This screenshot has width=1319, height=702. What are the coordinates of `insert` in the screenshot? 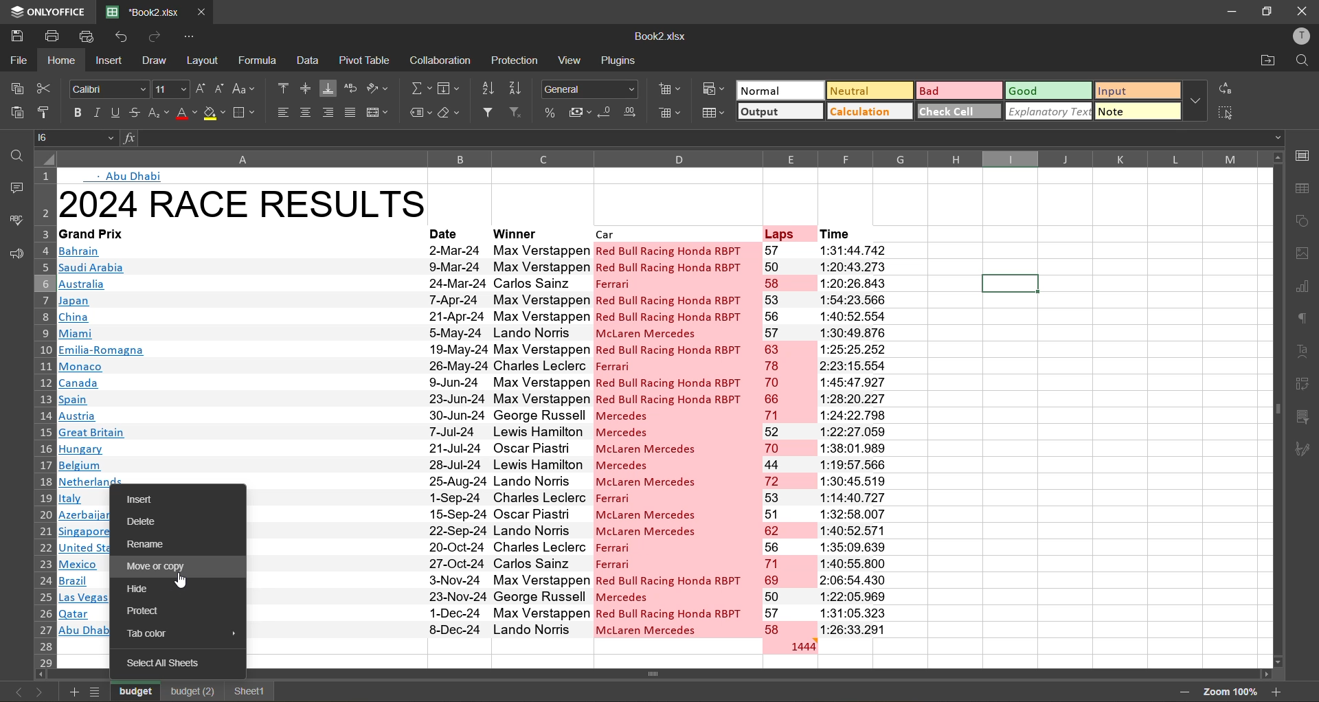 It's located at (109, 62).